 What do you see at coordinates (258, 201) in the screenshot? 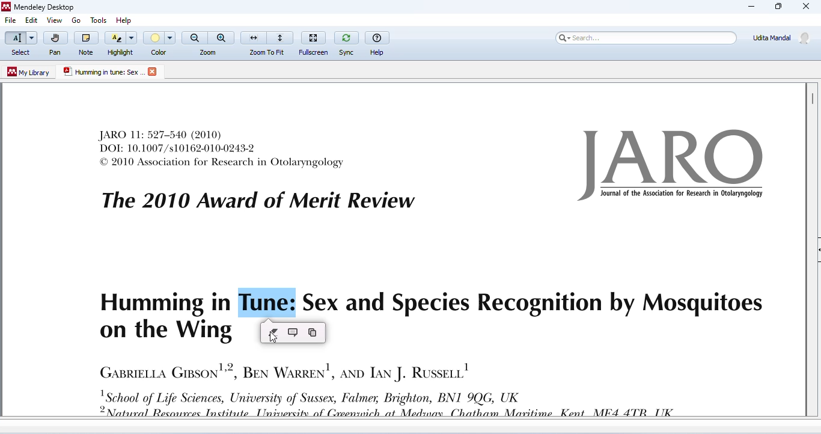
I see `The 2010 Award of Merit Review` at bounding box center [258, 201].